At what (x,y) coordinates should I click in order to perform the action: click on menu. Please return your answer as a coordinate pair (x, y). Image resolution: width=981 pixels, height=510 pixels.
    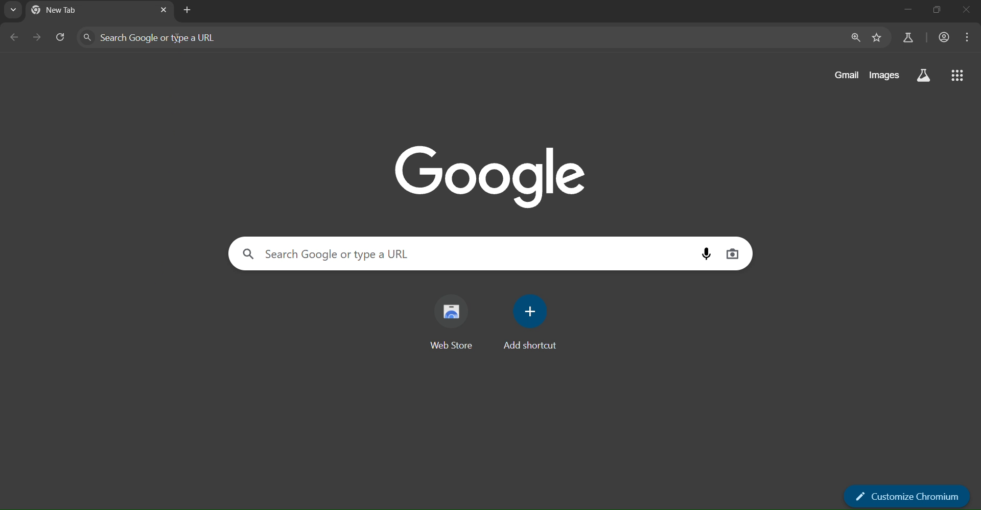
    Looking at the image, I should click on (969, 39).